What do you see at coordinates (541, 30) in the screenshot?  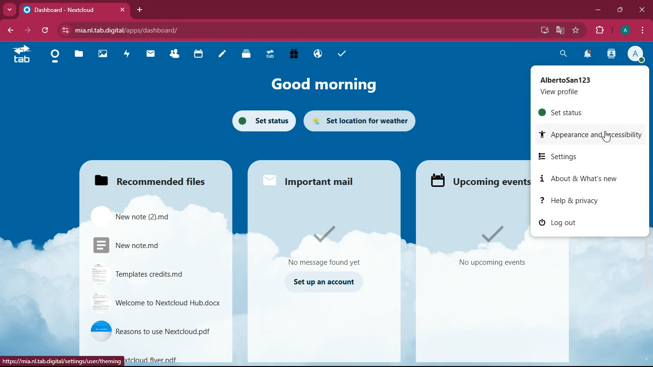 I see `desktop` at bounding box center [541, 30].